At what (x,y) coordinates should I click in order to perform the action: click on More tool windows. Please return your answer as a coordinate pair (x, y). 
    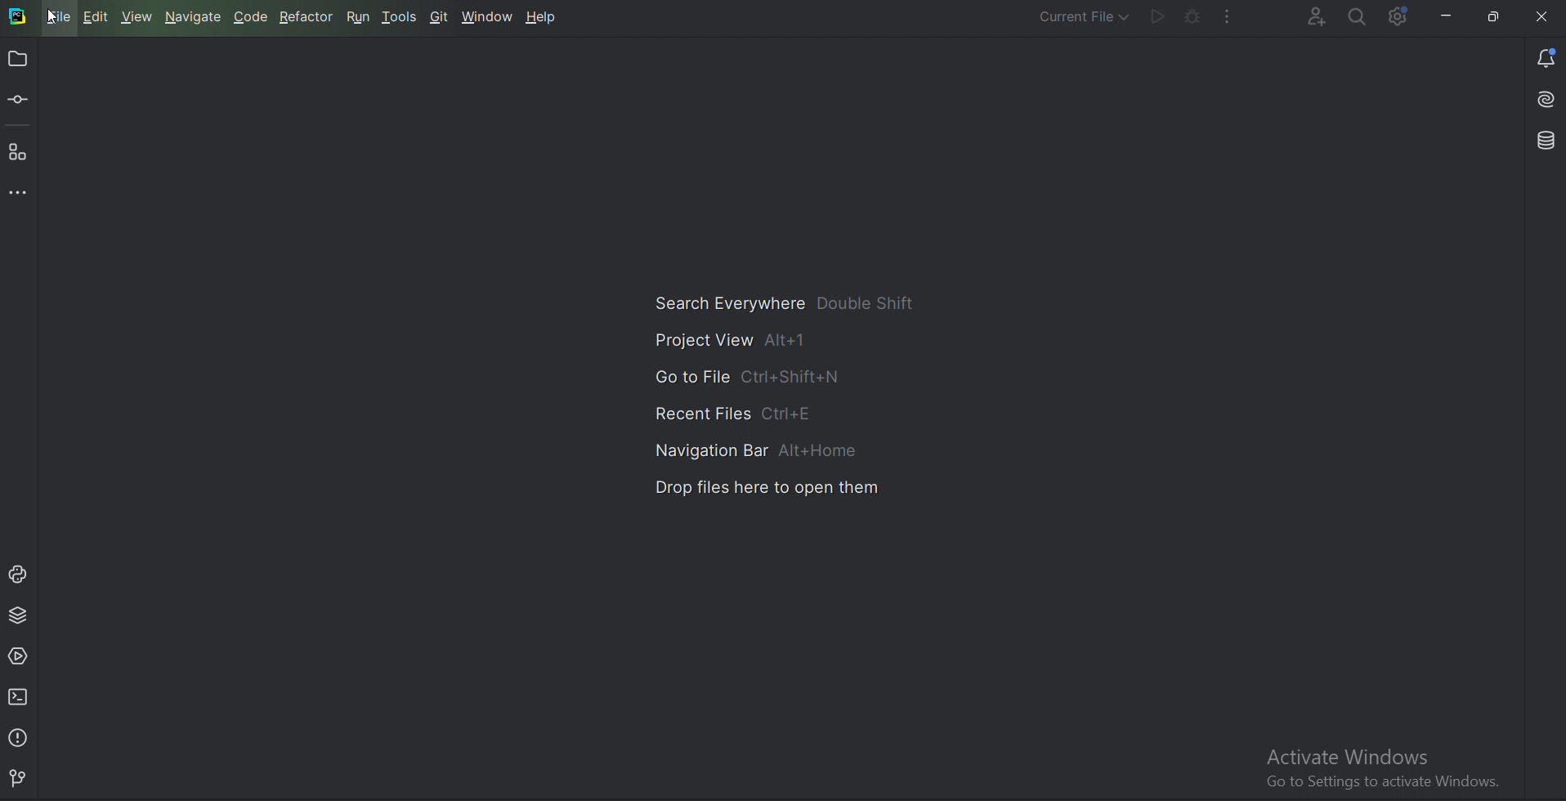
    Looking at the image, I should click on (22, 195).